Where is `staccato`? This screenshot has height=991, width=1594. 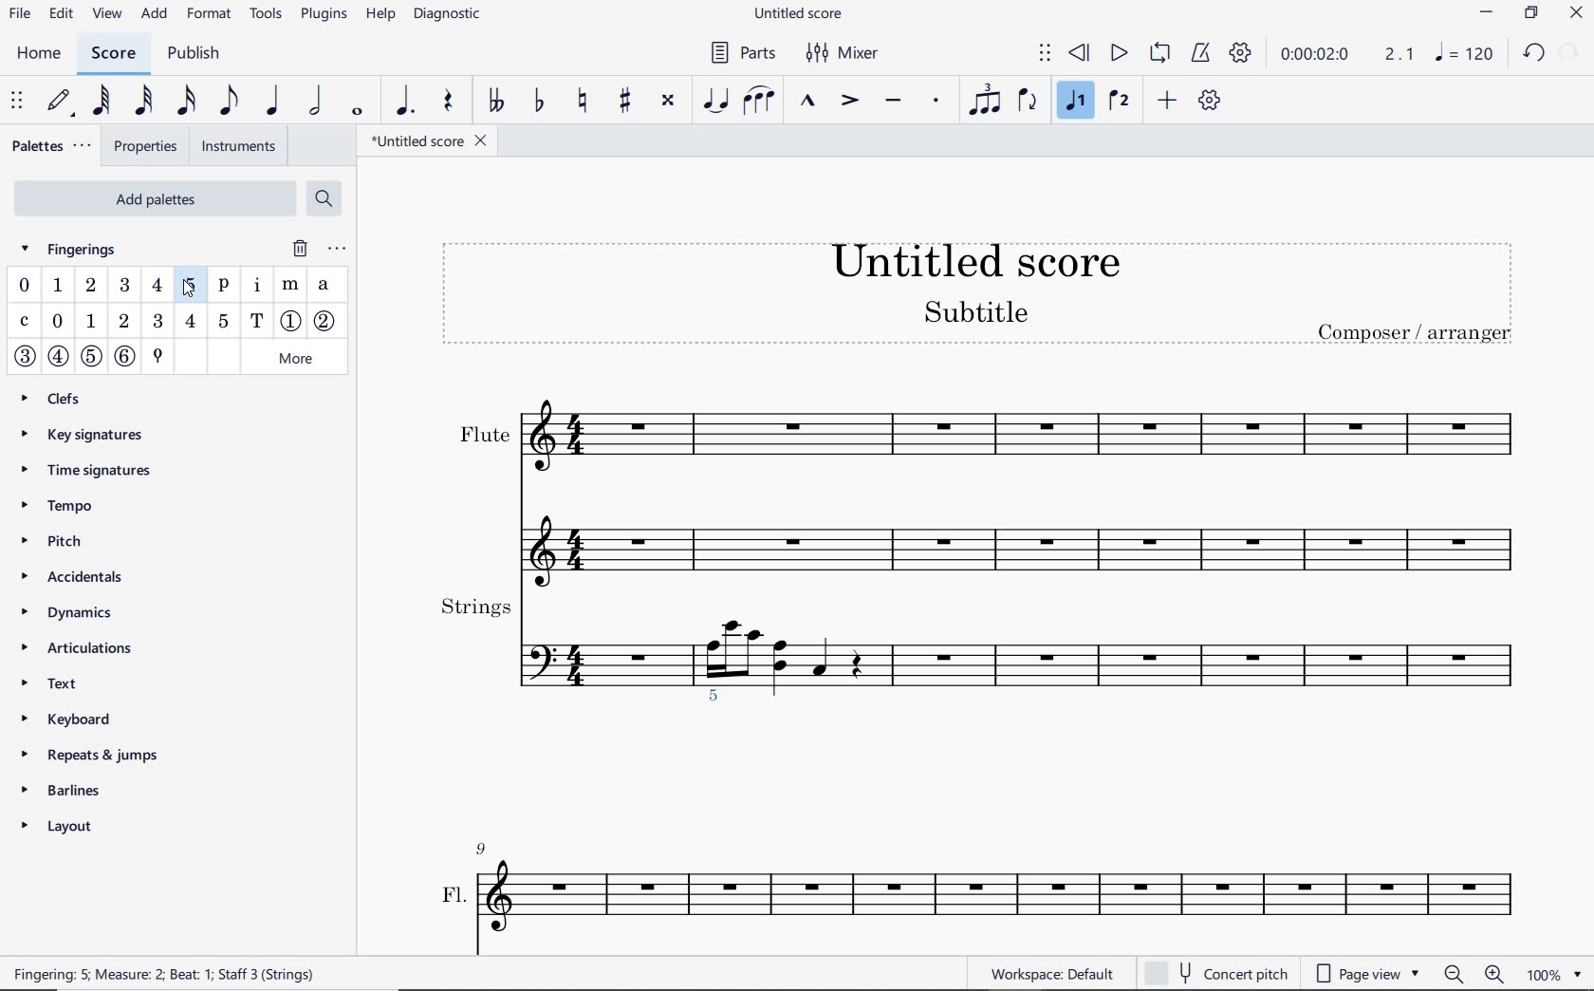
staccato is located at coordinates (937, 102).